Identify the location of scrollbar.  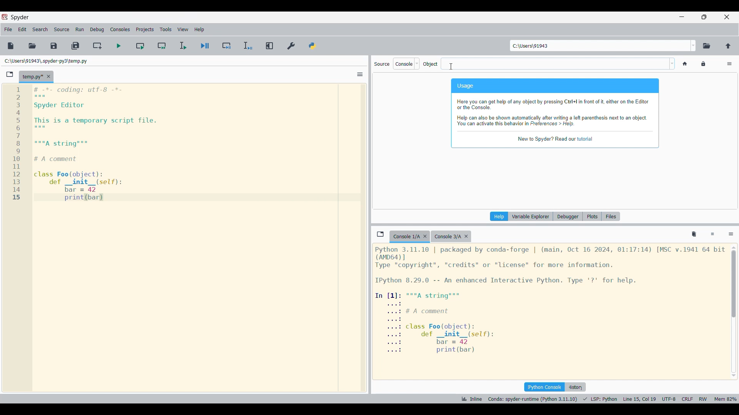
(735, 313).